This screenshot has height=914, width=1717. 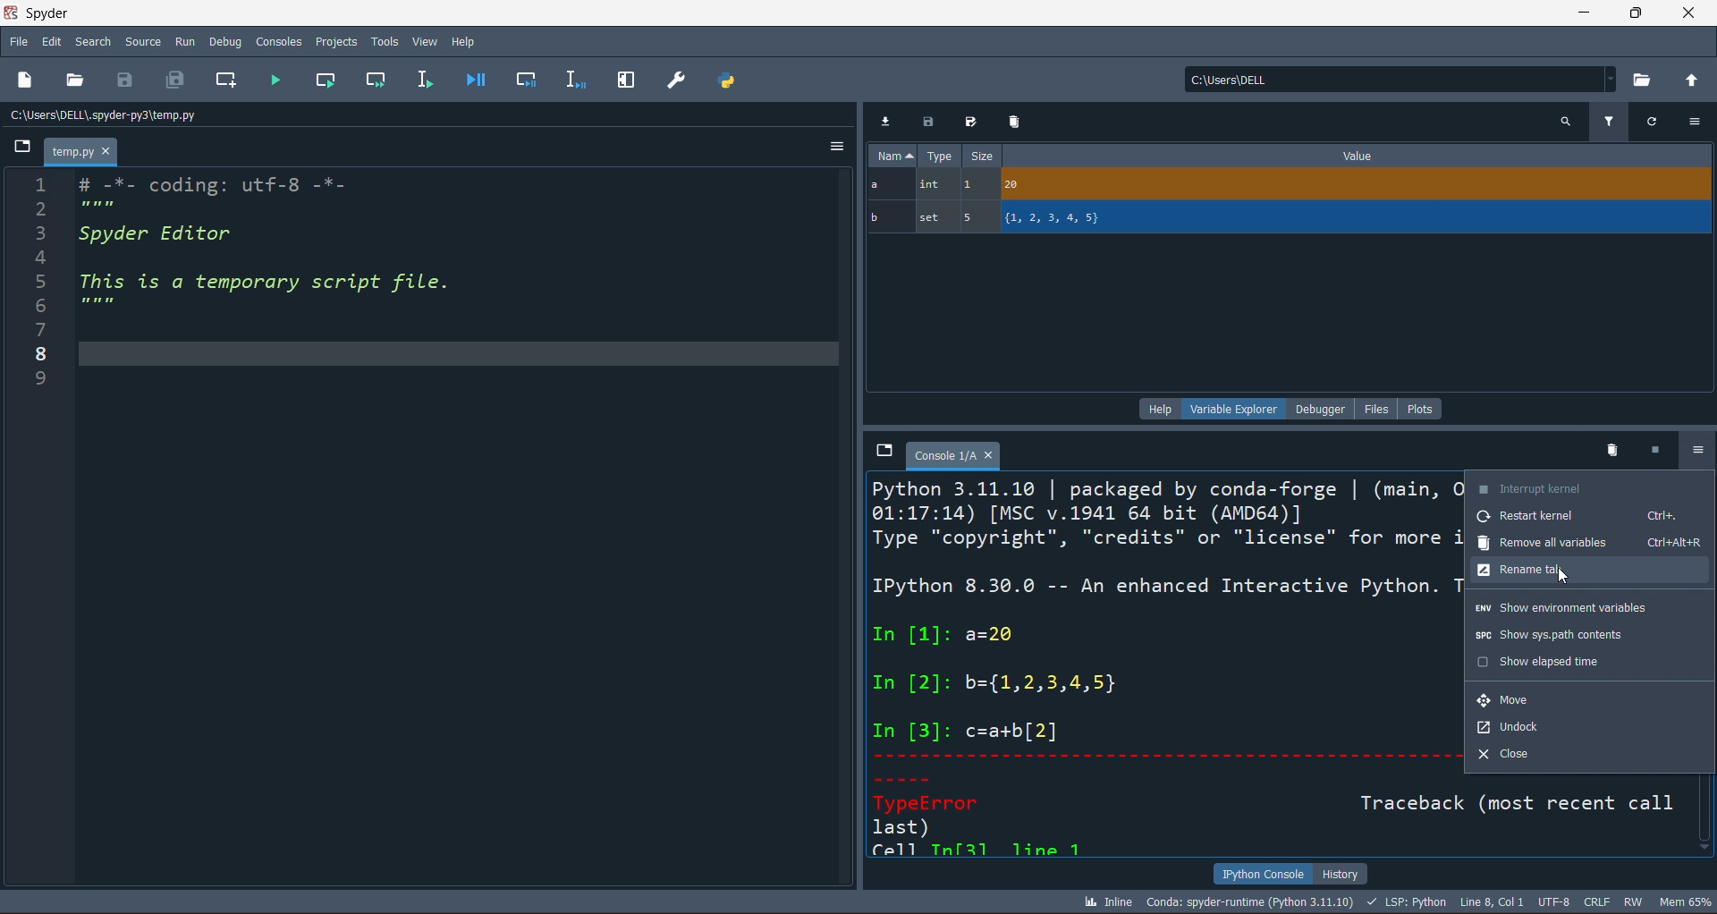 What do you see at coordinates (1556, 903) in the screenshot?
I see `UTF-8` at bounding box center [1556, 903].